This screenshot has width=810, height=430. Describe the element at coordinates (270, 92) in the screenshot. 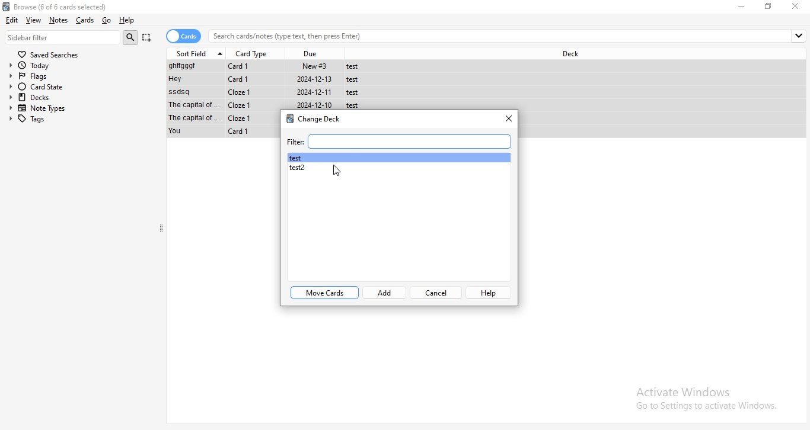

I see `File` at that location.